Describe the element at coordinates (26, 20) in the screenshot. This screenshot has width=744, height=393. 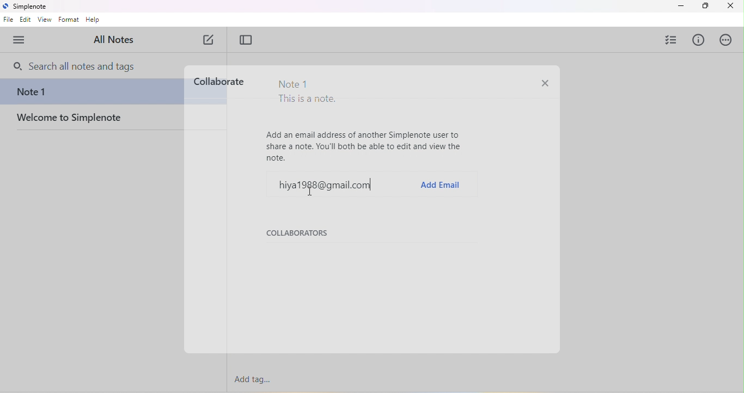
I see `edit` at that location.